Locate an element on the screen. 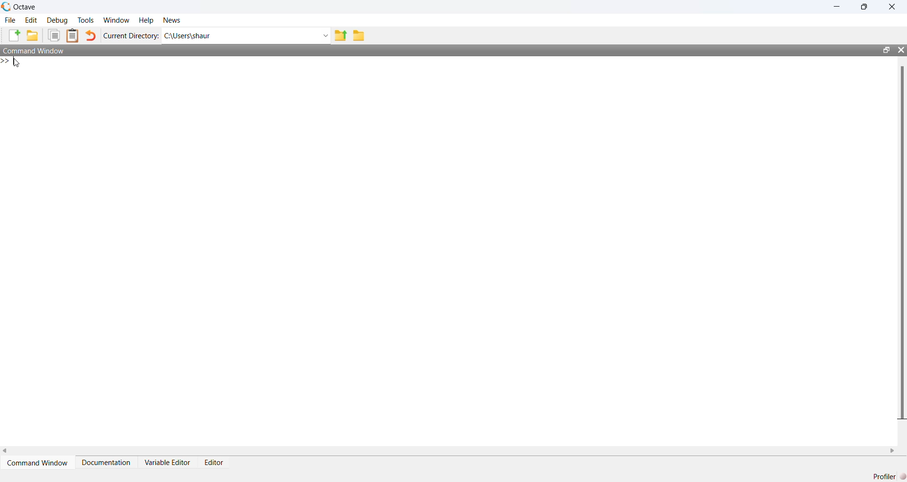  octave is located at coordinates (26, 7).